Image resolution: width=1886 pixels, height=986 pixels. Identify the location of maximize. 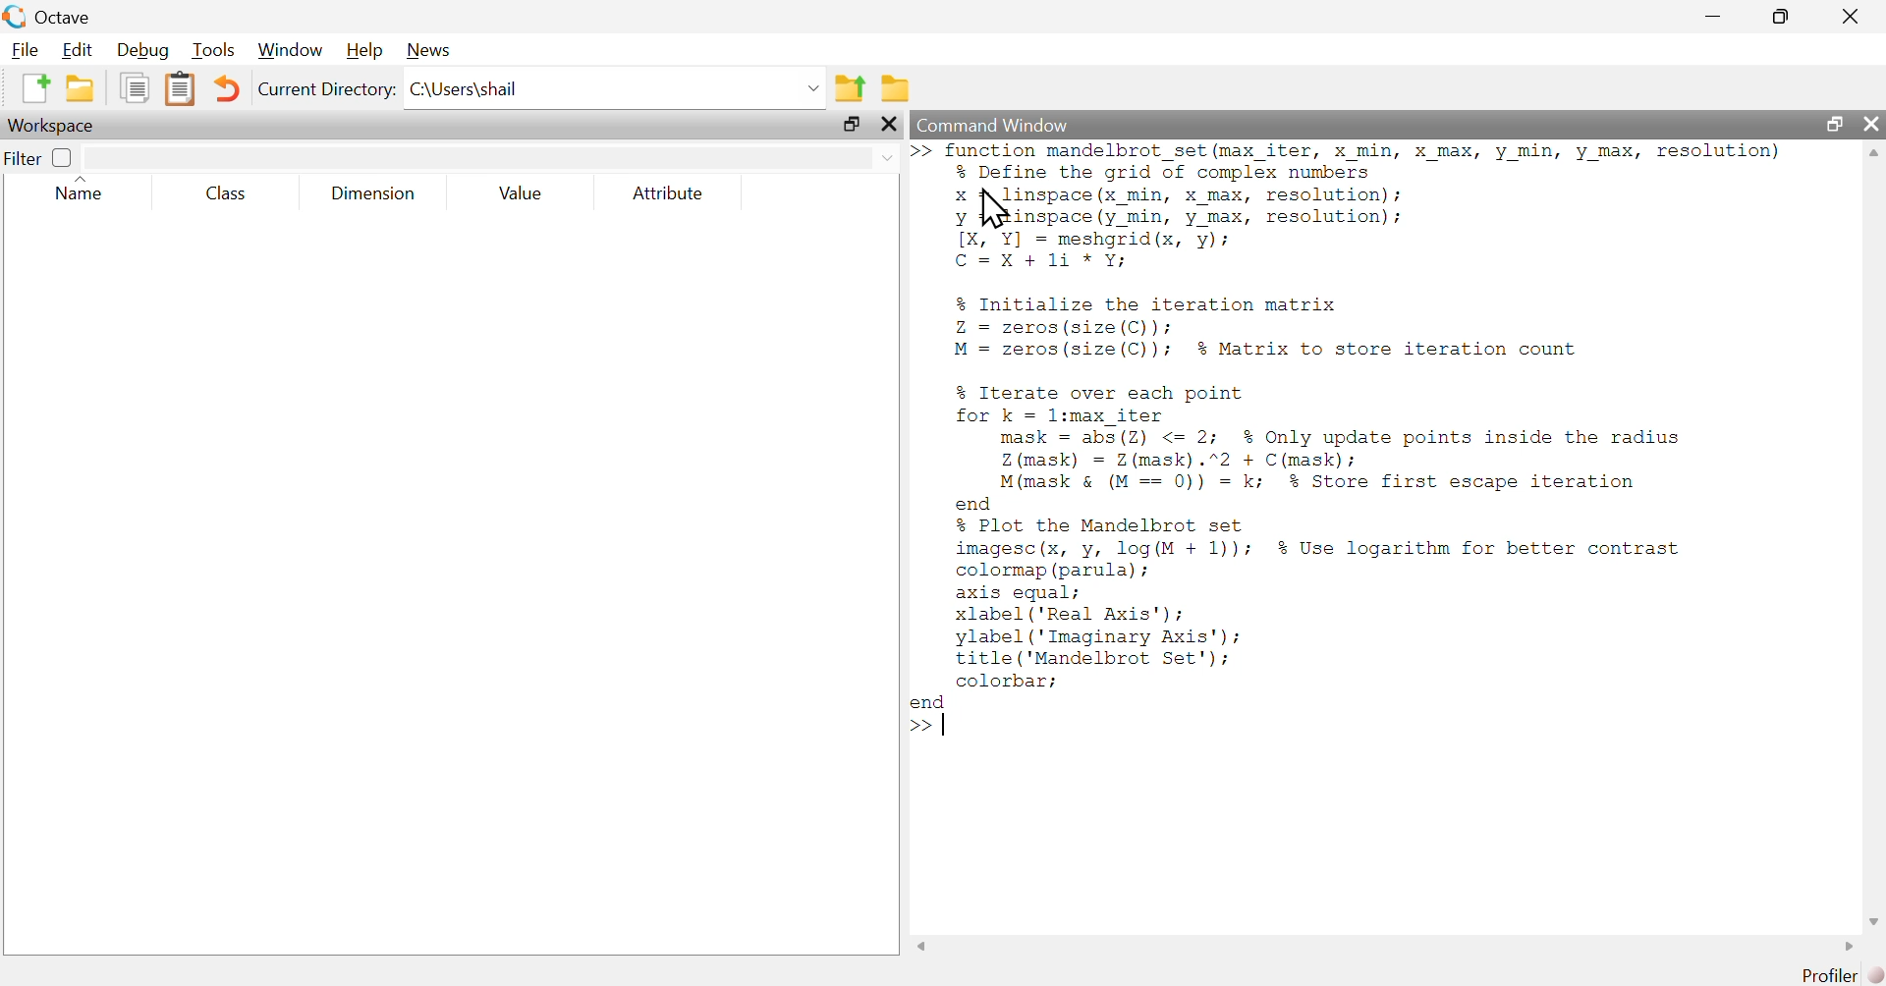
(1835, 125).